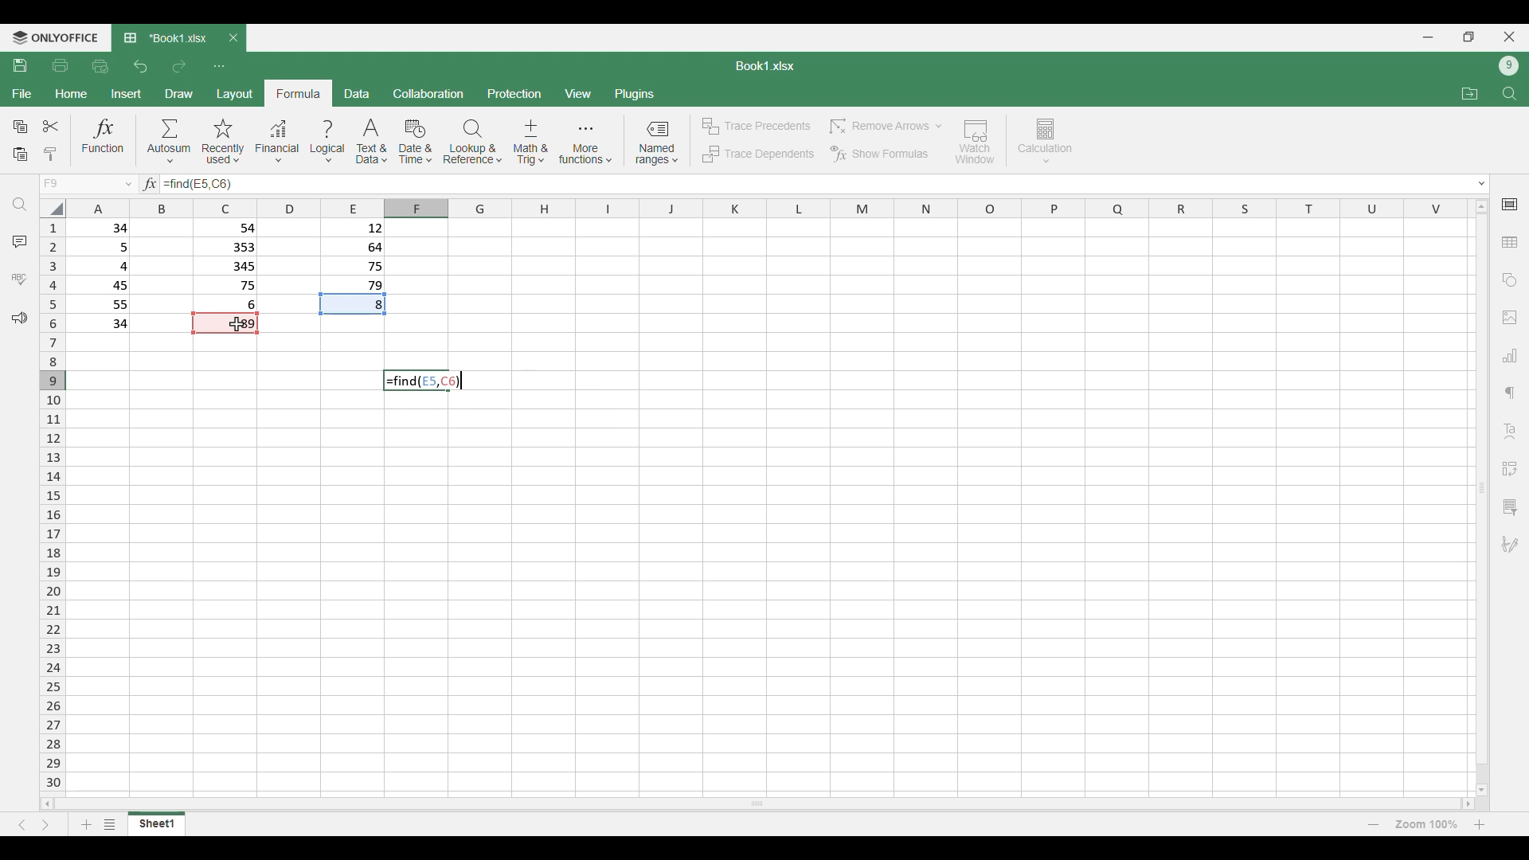 This screenshot has height=860, width=1529. What do you see at coordinates (45, 825) in the screenshot?
I see `Next` at bounding box center [45, 825].